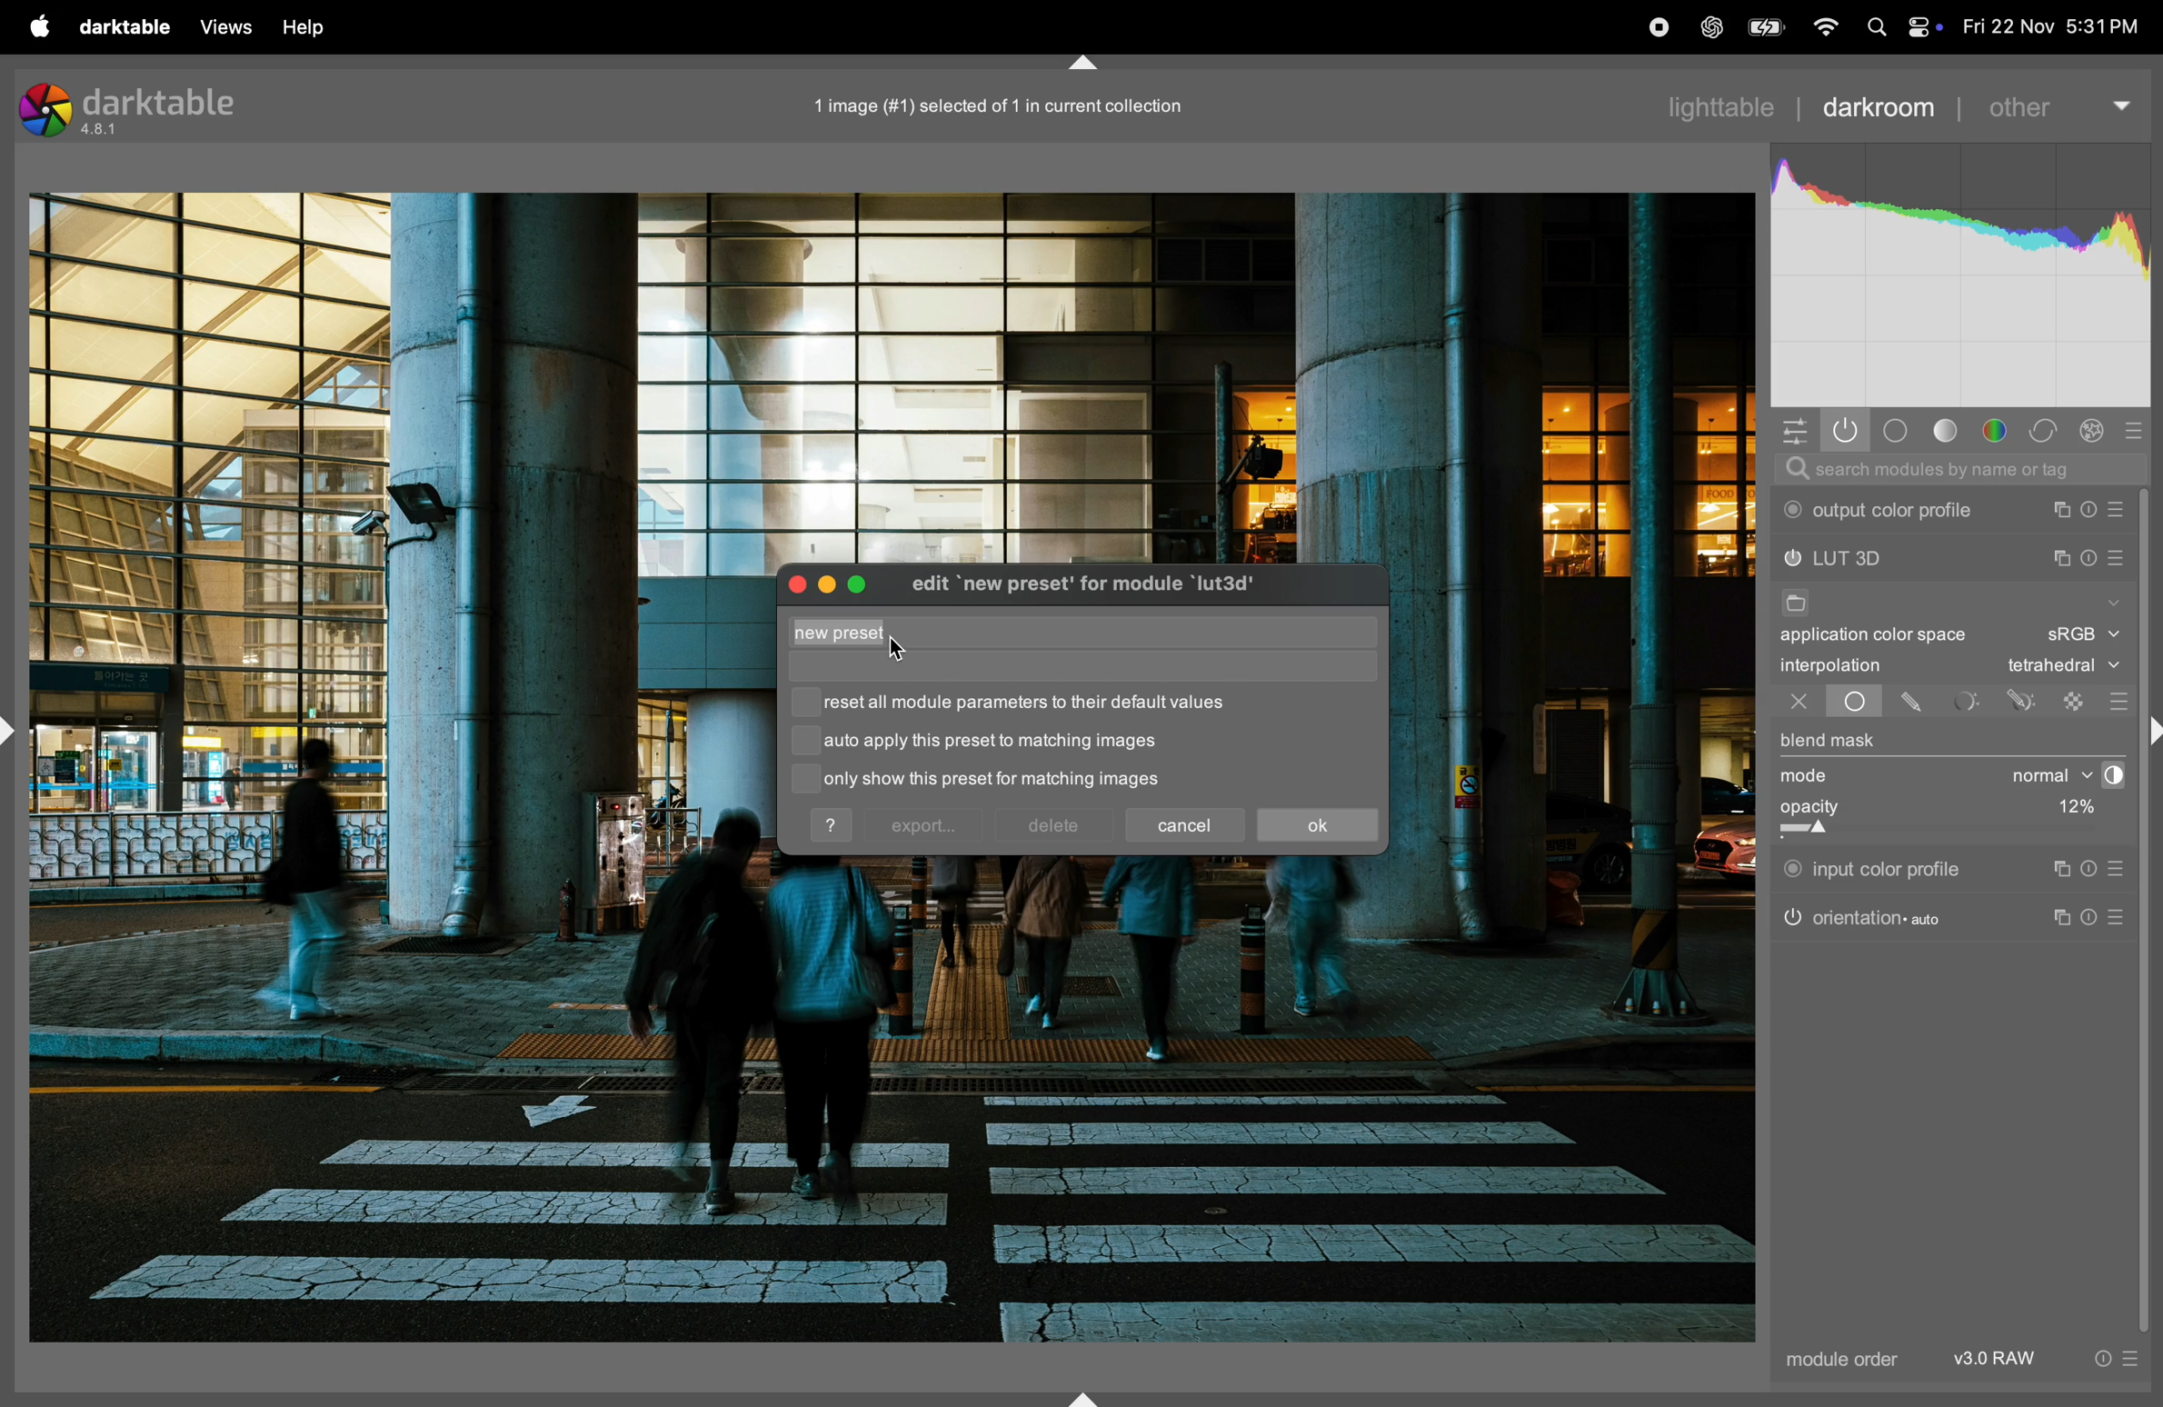 The height and width of the screenshot is (1407, 2163). I want to click on text box, so click(1037, 634).